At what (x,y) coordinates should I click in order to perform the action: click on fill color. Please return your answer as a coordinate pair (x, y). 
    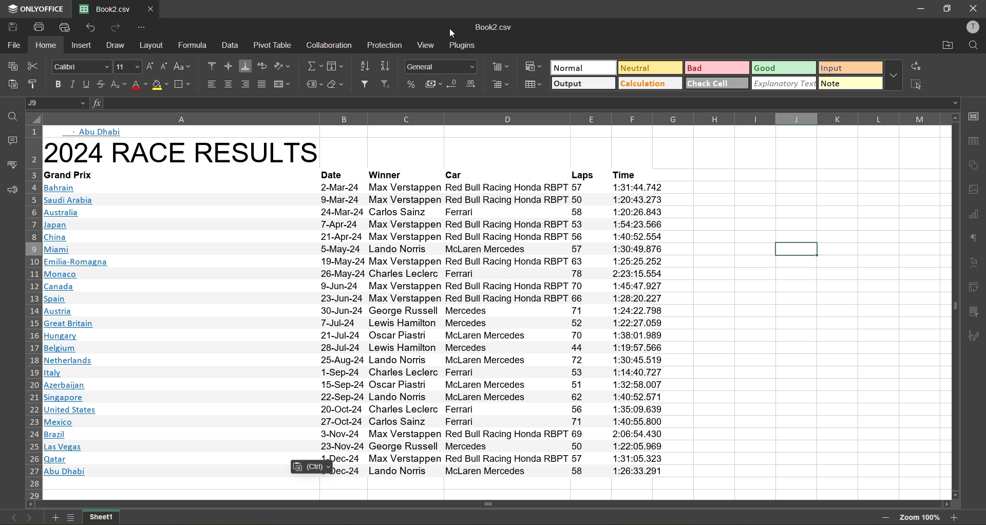
    Looking at the image, I should click on (161, 85).